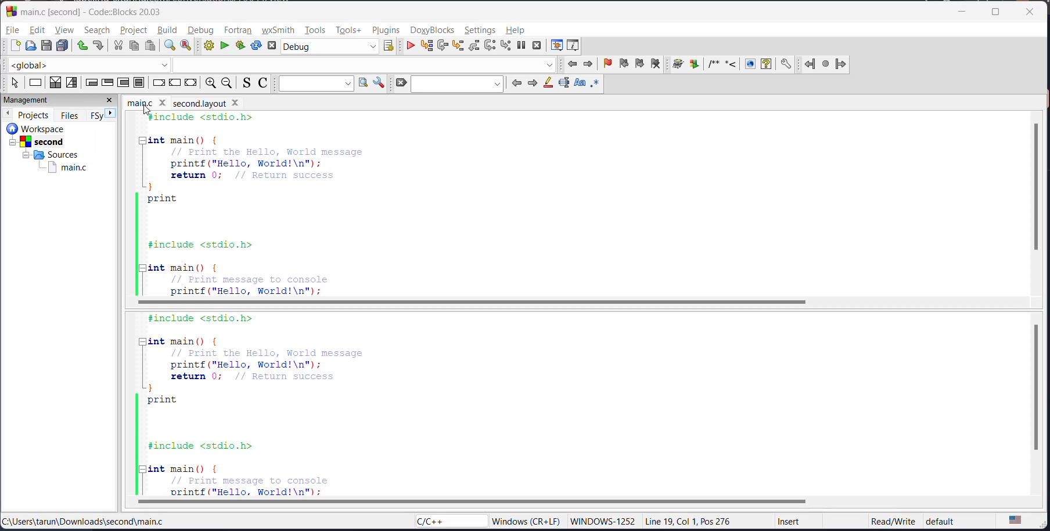 Image resolution: width=1050 pixels, height=531 pixels. Describe the element at coordinates (224, 46) in the screenshot. I see `run` at that location.